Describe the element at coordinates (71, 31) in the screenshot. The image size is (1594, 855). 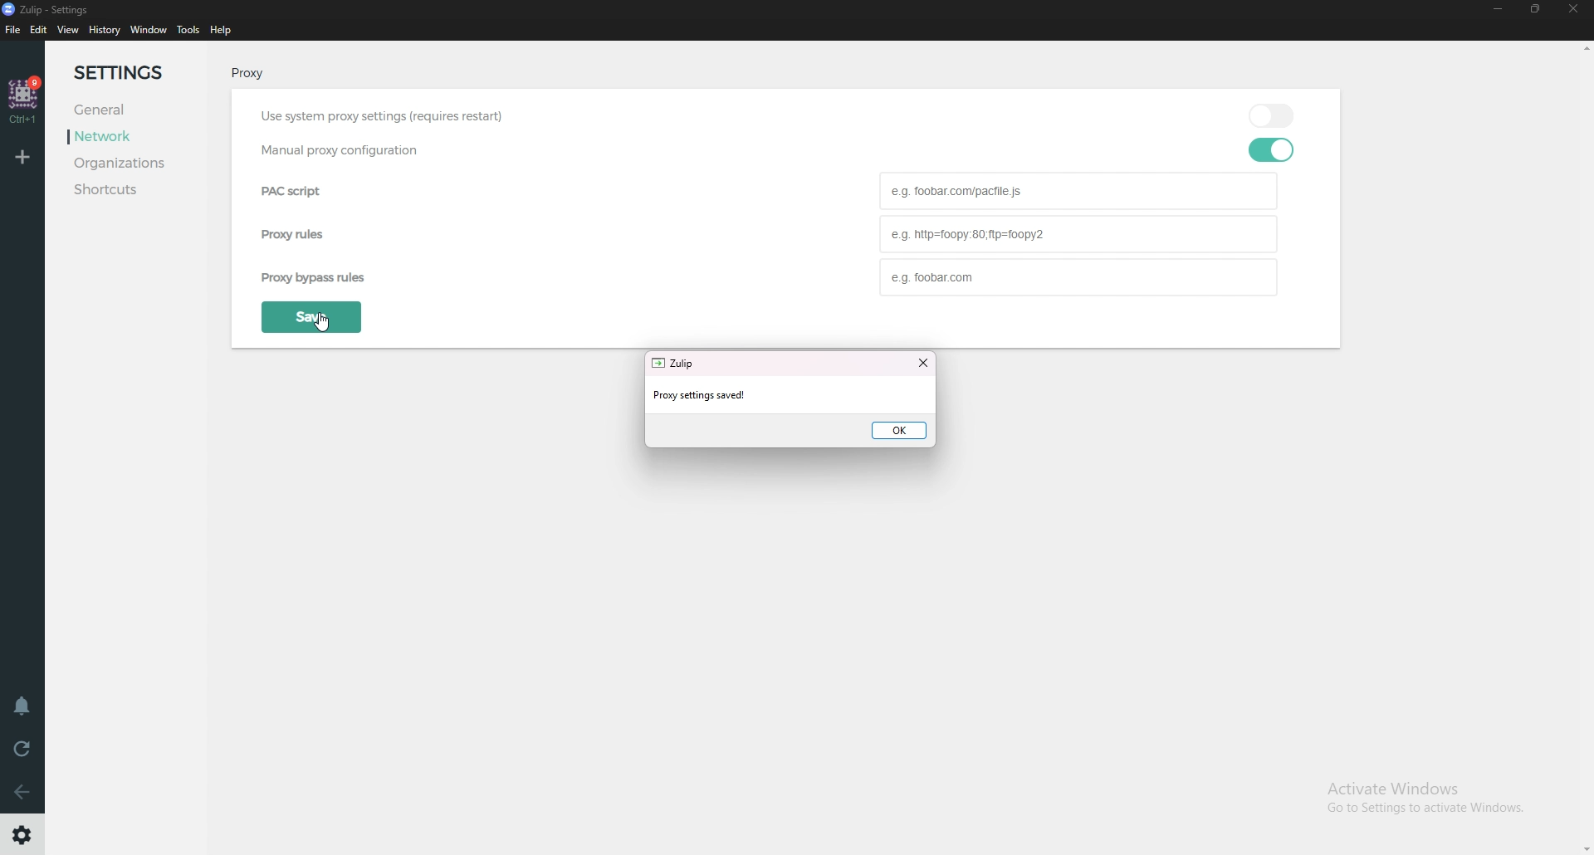
I see `view` at that location.